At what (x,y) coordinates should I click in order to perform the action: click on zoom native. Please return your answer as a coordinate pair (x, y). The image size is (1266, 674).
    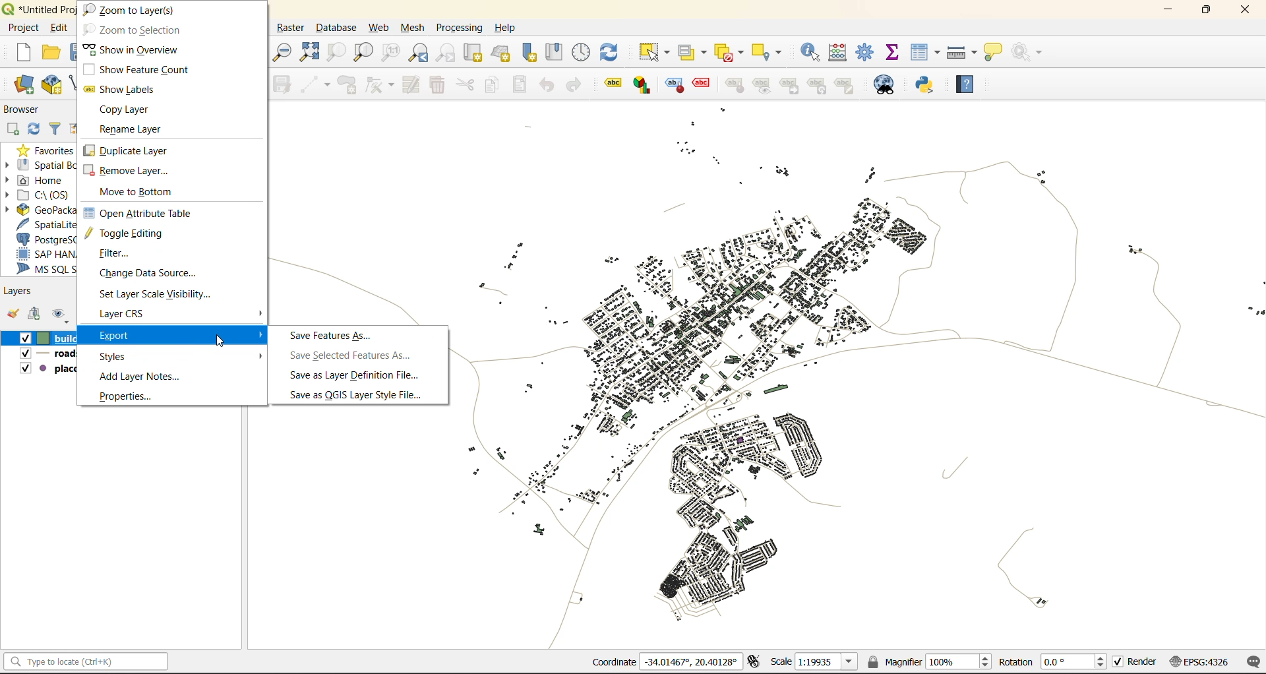
    Looking at the image, I should click on (392, 51).